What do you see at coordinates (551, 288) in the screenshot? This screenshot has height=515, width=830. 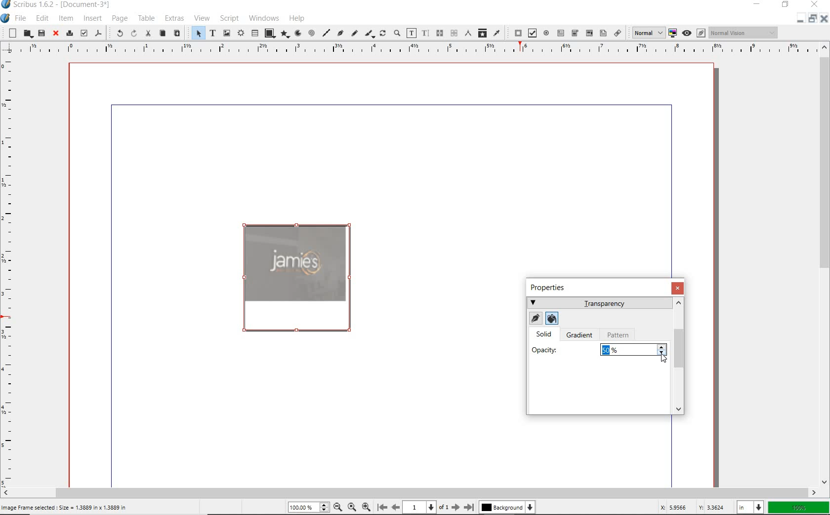 I see `PROPERTIES` at bounding box center [551, 288].